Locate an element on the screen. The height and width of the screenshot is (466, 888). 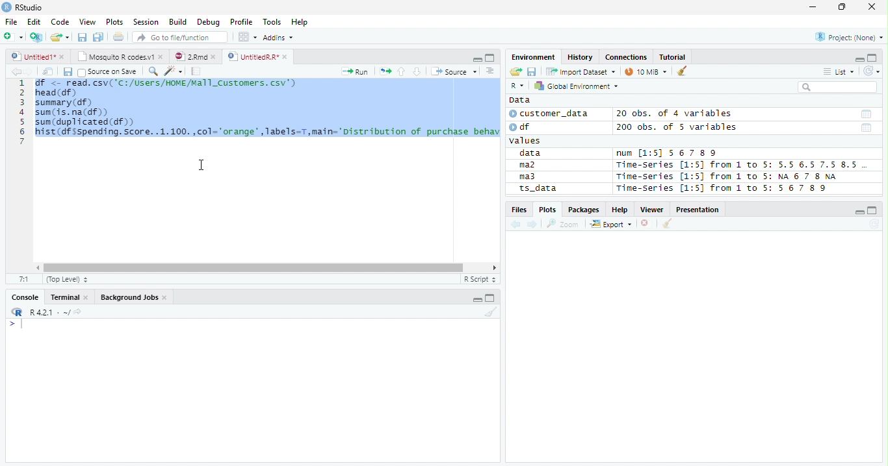
Plots is located at coordinates (114, 22).